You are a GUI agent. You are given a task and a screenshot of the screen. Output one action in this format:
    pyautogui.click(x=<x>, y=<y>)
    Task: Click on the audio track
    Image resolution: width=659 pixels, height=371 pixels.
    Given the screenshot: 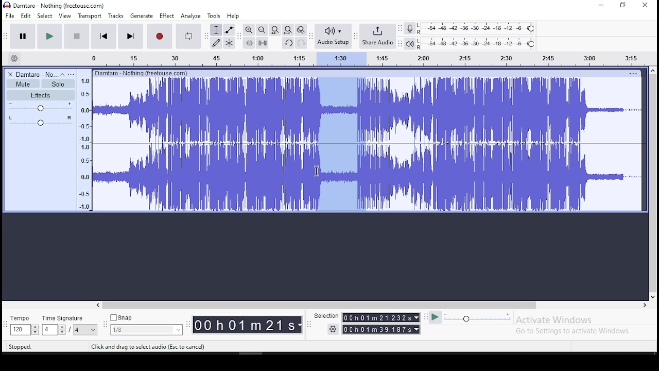 What is the action you would take?
    pyautogui.click(x=368, y=110)
    